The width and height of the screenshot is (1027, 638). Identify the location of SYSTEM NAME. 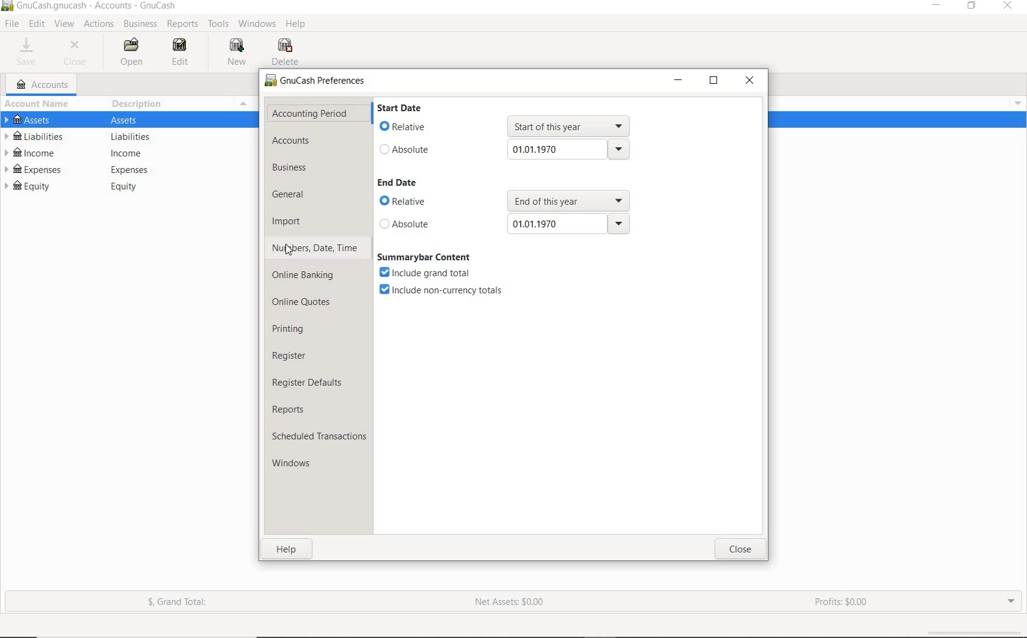
(7, 7).